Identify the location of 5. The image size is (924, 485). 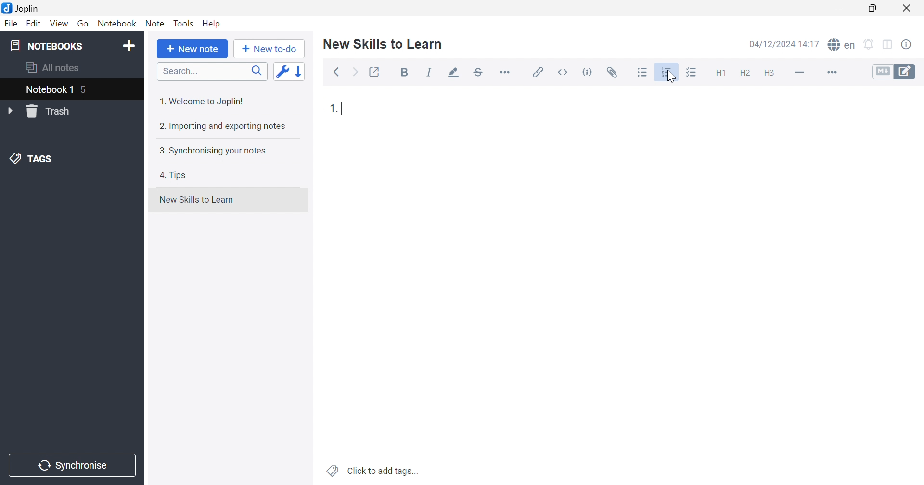
(85, 91).